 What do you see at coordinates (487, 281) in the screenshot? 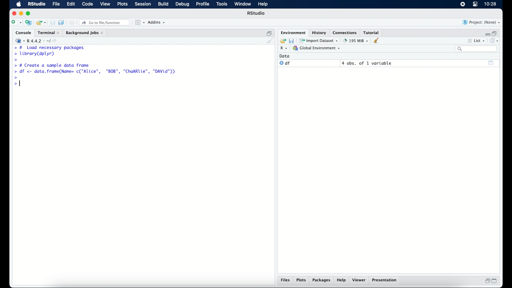
I see `restore down` at bounding box center [487, 281].